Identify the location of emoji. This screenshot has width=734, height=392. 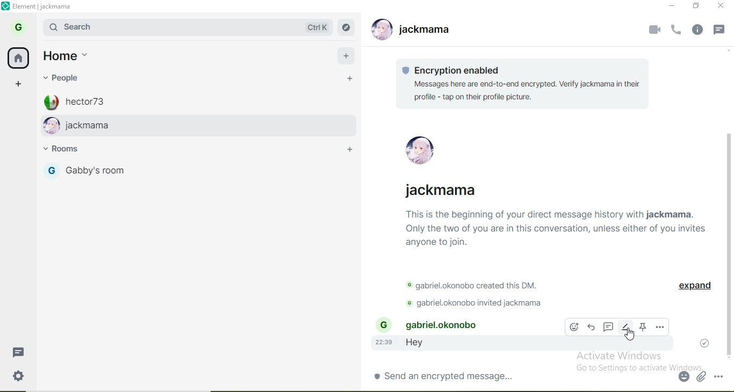
(573, 326).